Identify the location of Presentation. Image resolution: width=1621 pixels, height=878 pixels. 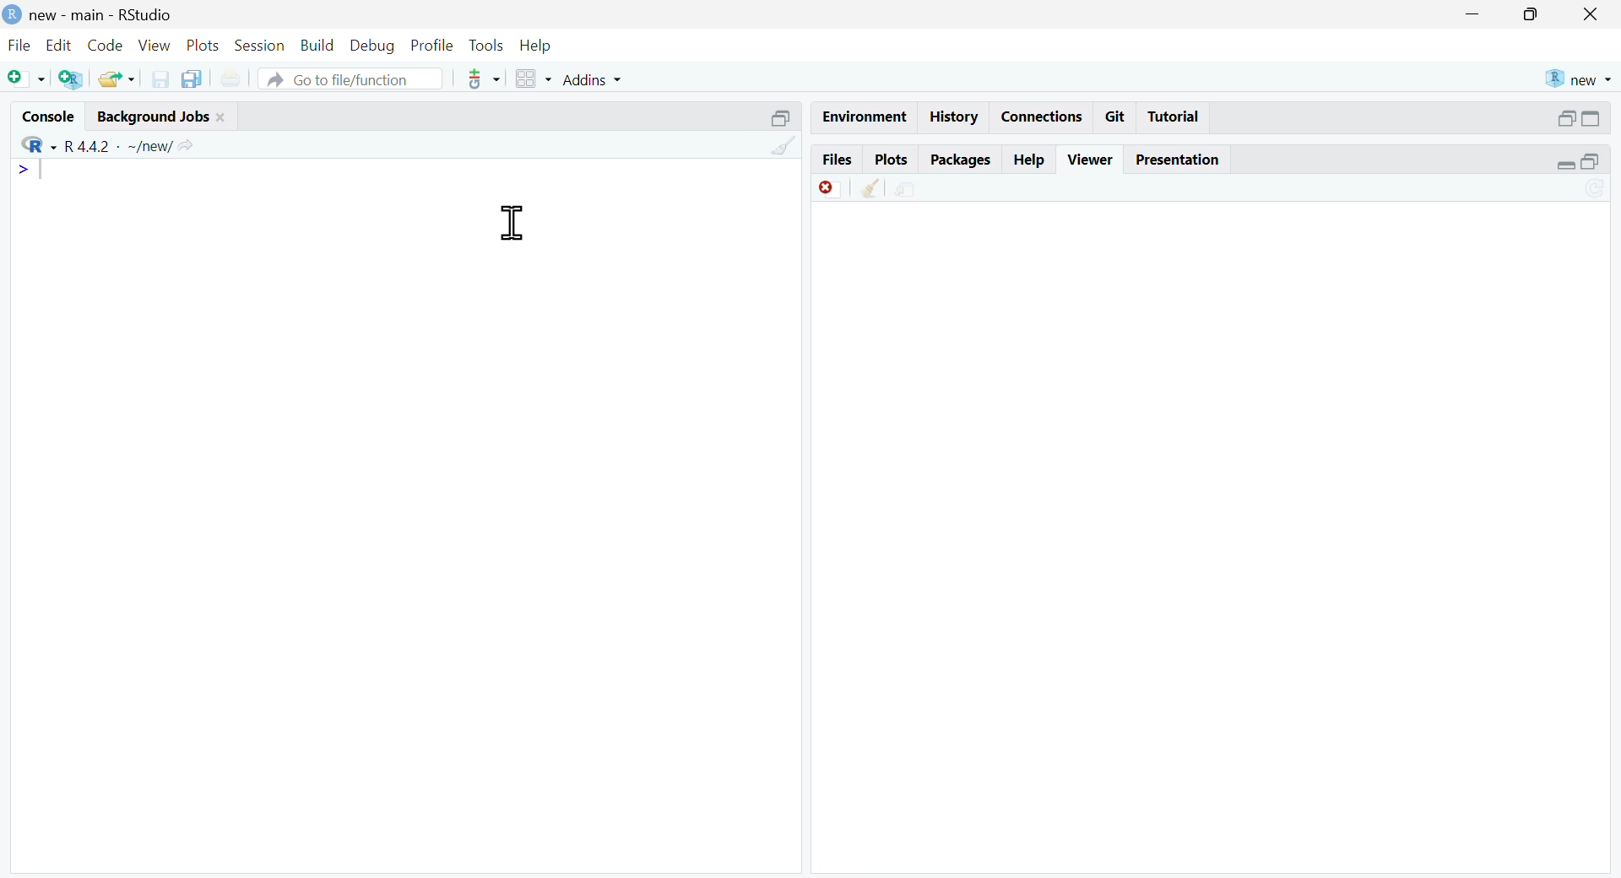
(1178, 160).